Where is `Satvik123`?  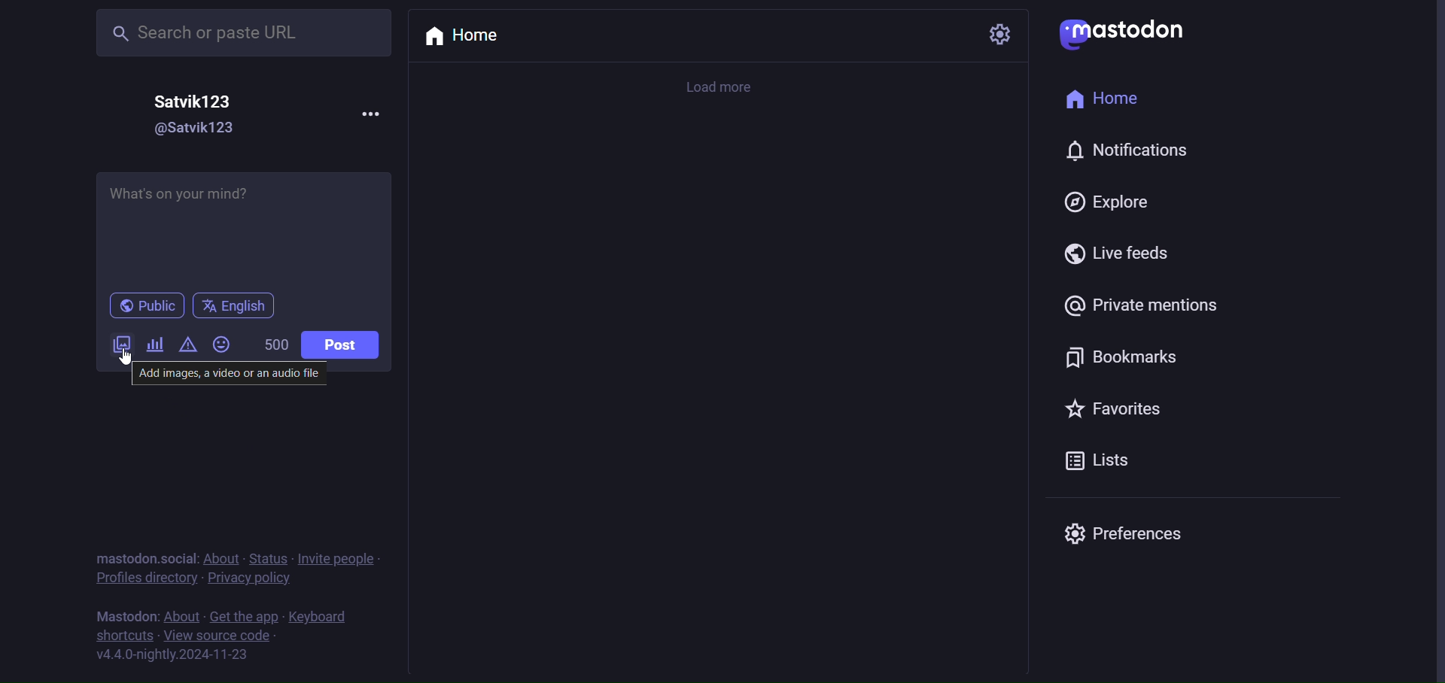 Satvik123 is located at coordinates (196, 102).